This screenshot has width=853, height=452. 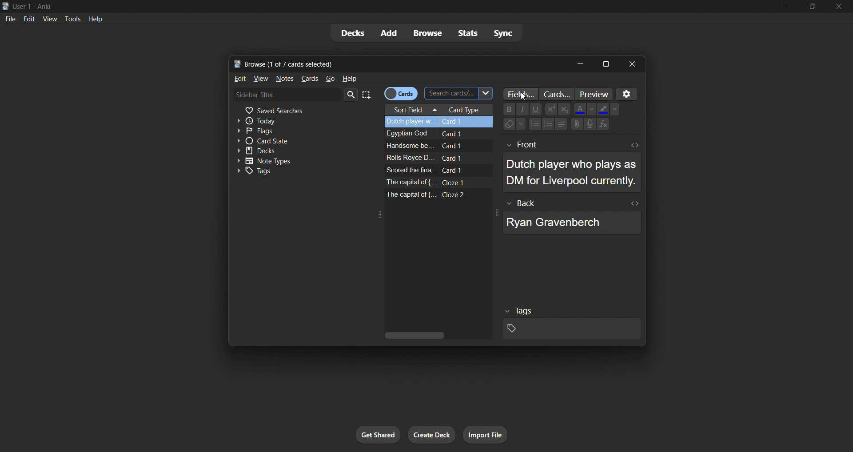 What do you see at coordinates (506, 125) in the screenshot?
I see `Eraser` at bounding box center [506, 125].